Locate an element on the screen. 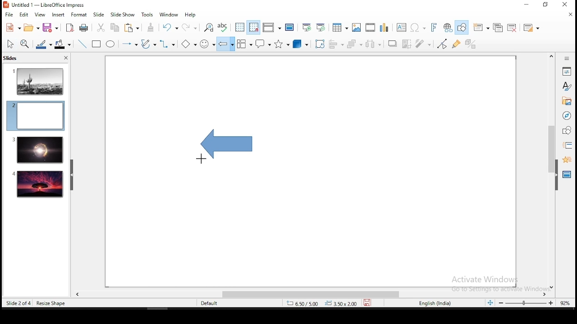 The height and width of the screenshot is (324, 577). view is located at coordinates (40, 14).